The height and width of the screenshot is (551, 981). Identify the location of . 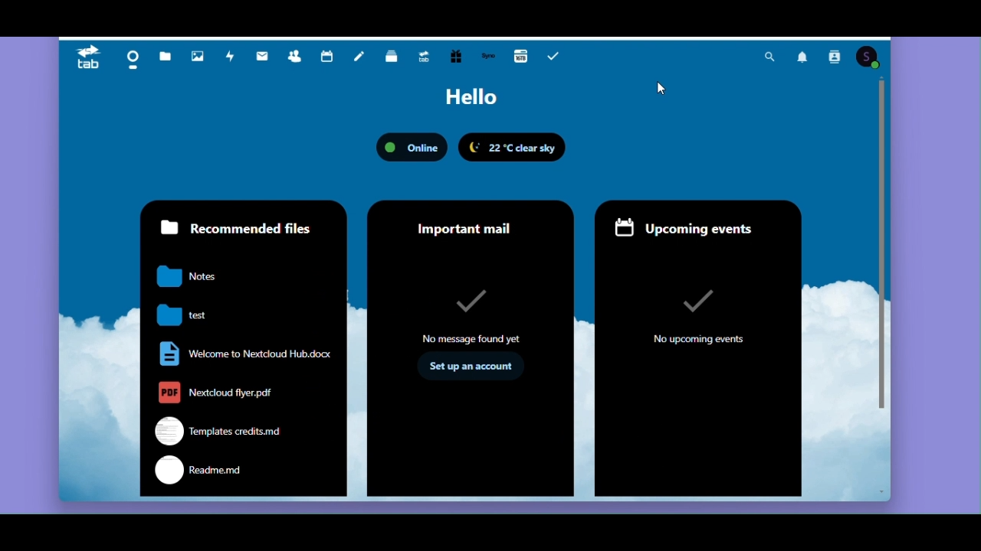
(85, 61).